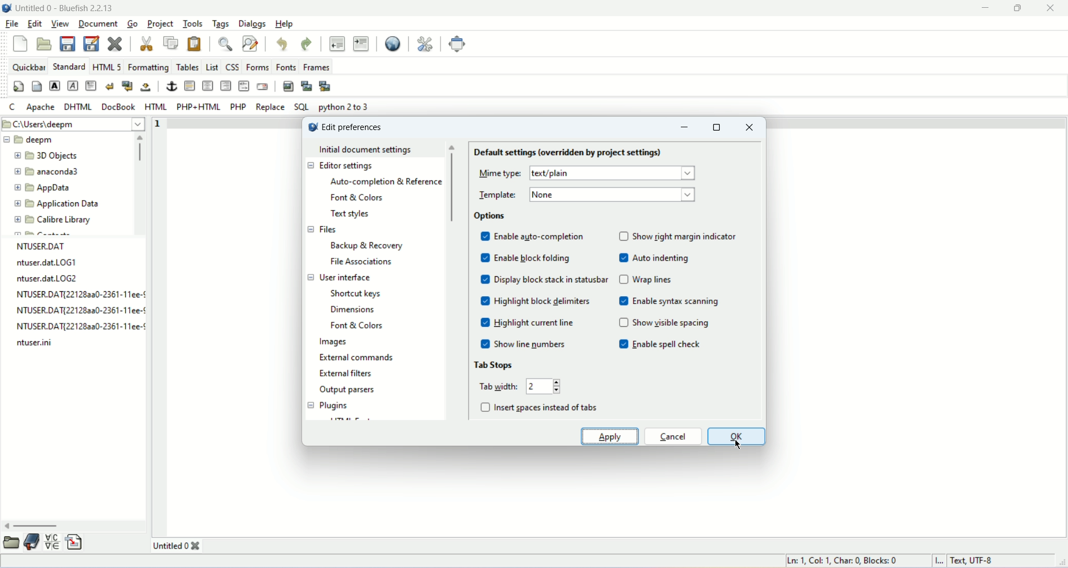  What do you see at coordinates (570, 152) in the screenshot?
I see `default settings (overridden for project settings)` at bounding box center [570, 152].